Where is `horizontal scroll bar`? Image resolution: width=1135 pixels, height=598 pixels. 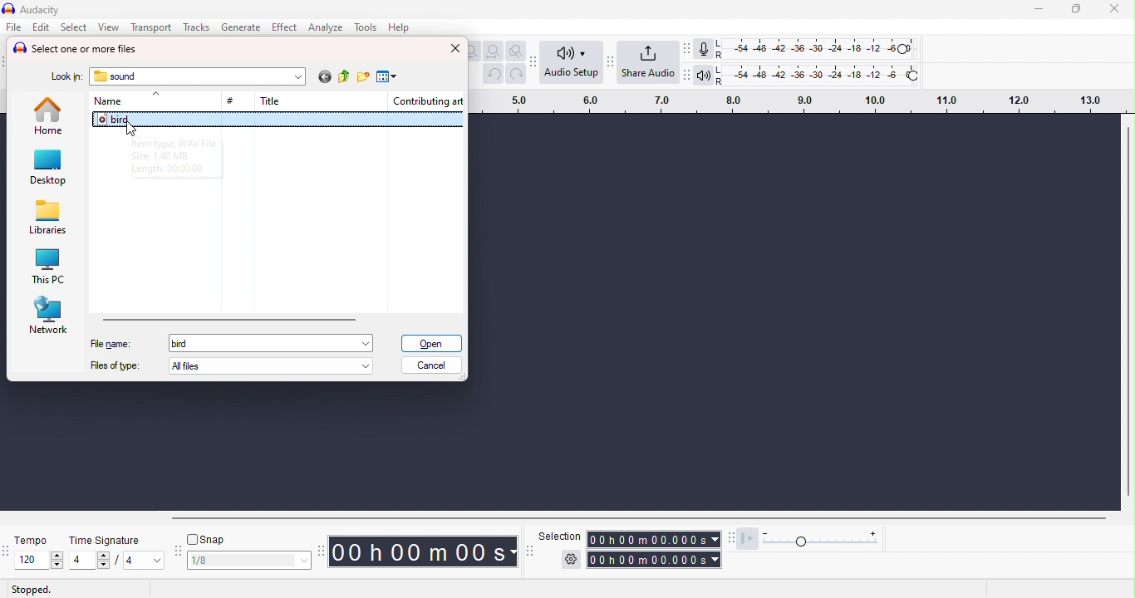 horizontal scroll bar is located at coordinates (230, 317).